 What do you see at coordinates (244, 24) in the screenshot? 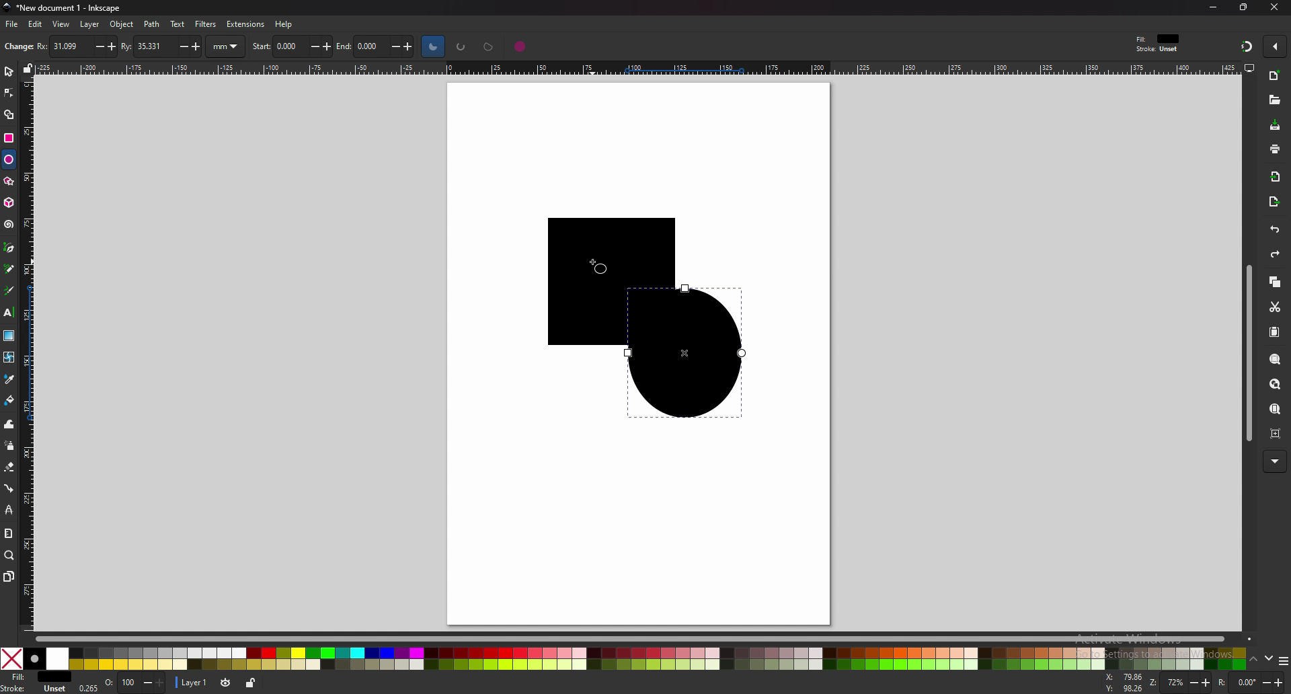
I see `extensions` at bounding box center [244, 24].